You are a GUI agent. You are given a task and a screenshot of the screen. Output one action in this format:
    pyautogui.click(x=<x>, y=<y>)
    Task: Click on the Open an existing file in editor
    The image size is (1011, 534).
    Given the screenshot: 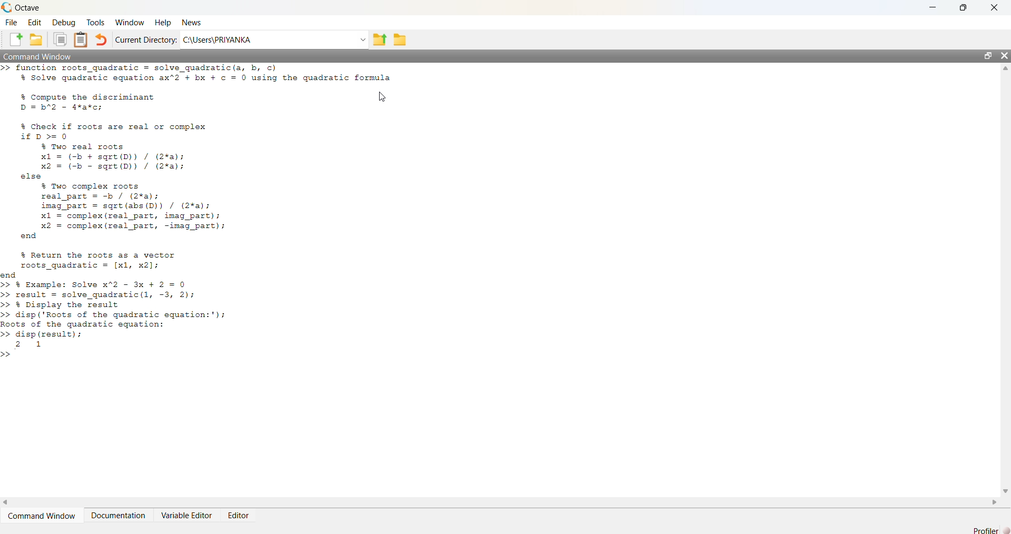 What is the action you would take?
    pyautogui.click(x=35, y=39)
    